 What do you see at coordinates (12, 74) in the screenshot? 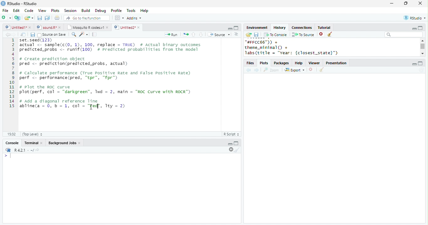
I see `line numbering` at bounding box center [12, 74].